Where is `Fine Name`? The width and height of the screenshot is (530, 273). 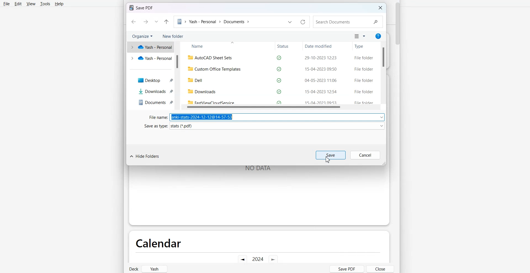
Fine Name is located at coordinates (157, 117).